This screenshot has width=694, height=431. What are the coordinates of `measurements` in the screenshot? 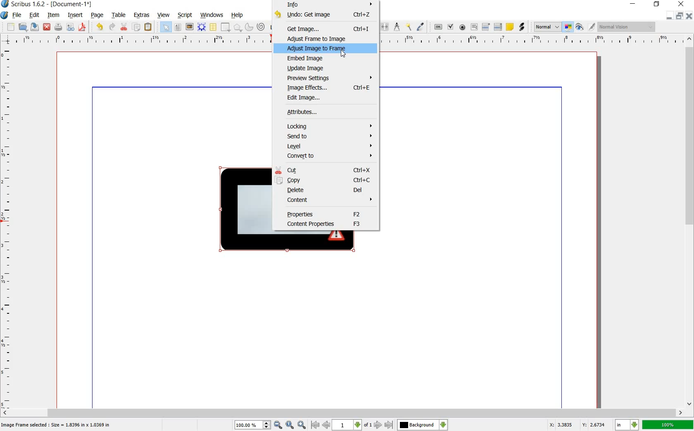 It's located at (397, 26).